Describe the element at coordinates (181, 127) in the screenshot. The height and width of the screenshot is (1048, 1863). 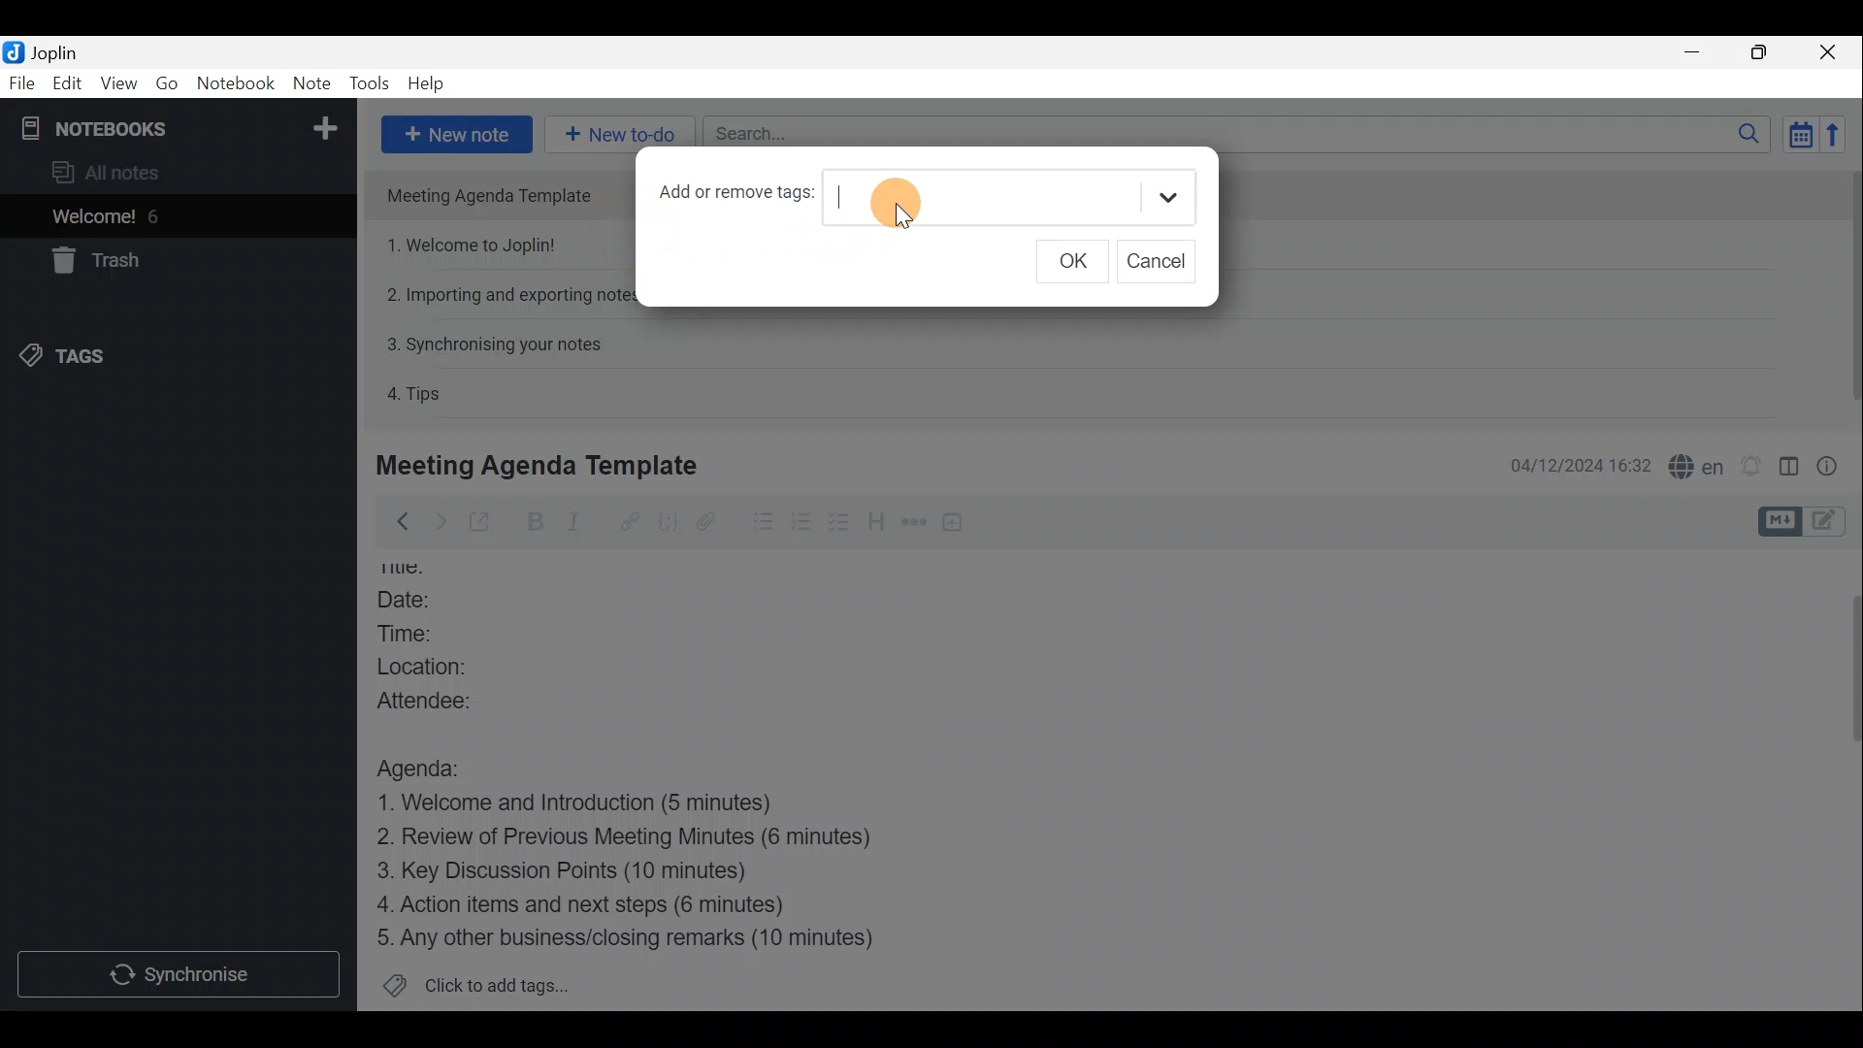
I see `Notebooks` at that location.